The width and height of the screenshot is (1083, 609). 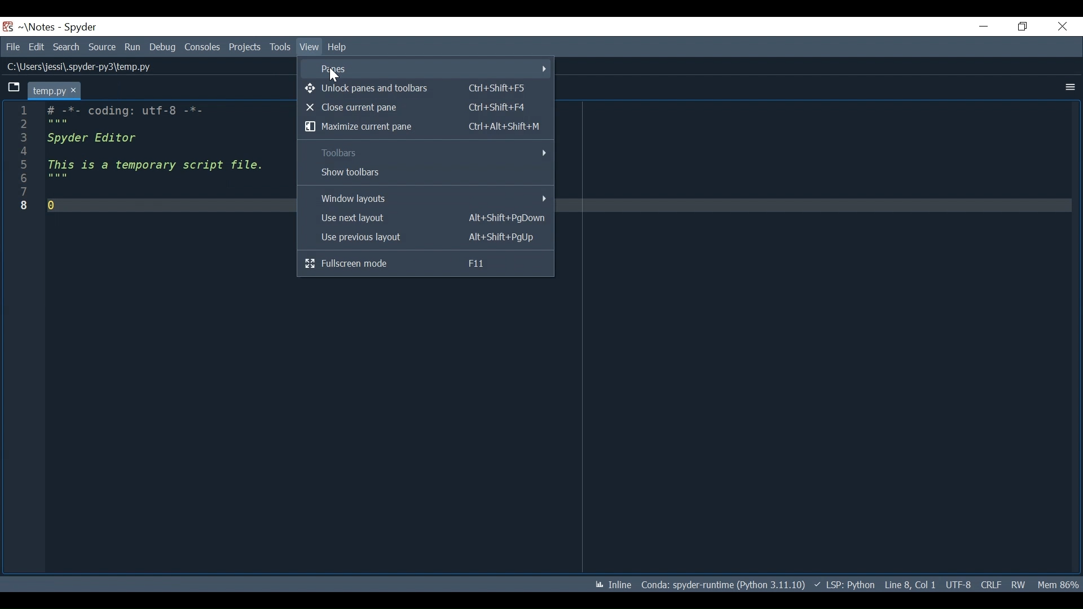 What do you see at coordinates (7, 27) in the screenshot?
I see `Spyder Desktop Icon` at bounding box center [7, 27].